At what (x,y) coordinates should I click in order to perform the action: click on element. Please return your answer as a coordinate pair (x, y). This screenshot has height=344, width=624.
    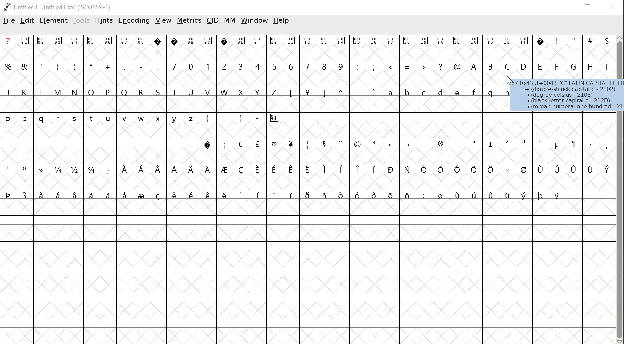
    Looking at the image, I should click on (53, 20).